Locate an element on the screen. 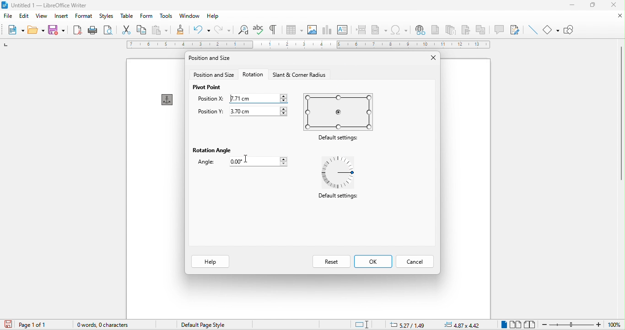 This screenshot has width=625, height=330. basic shapes is located at coordinates (552, 29).